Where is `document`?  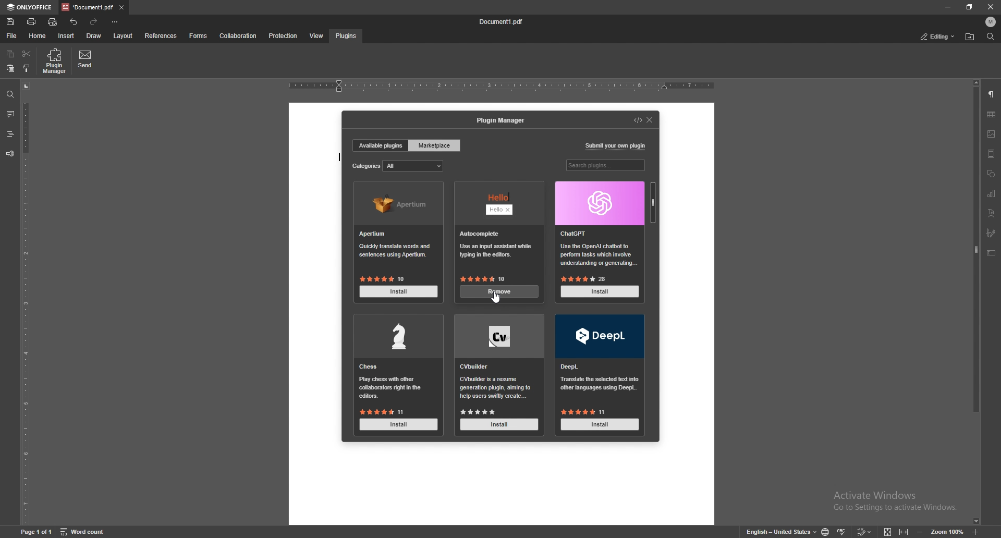 document is located at coordinates (315, 314).